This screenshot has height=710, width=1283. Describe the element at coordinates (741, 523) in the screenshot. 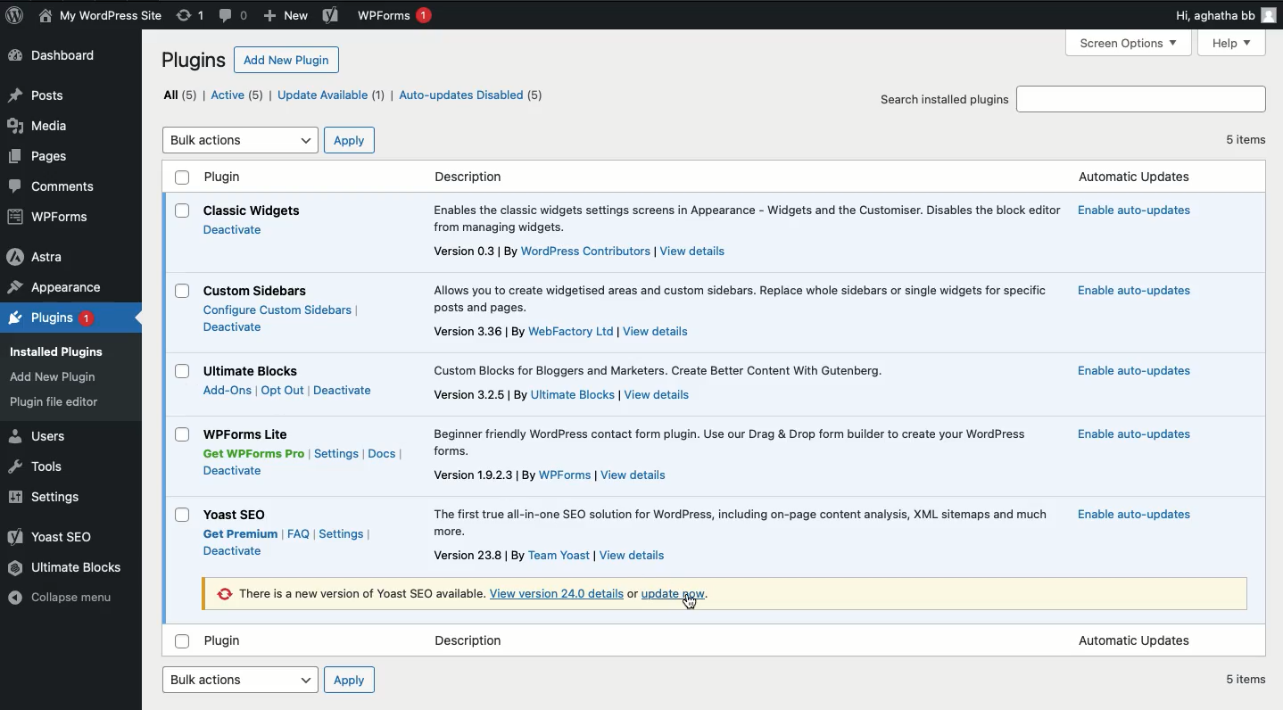

I see `Description` at that location.